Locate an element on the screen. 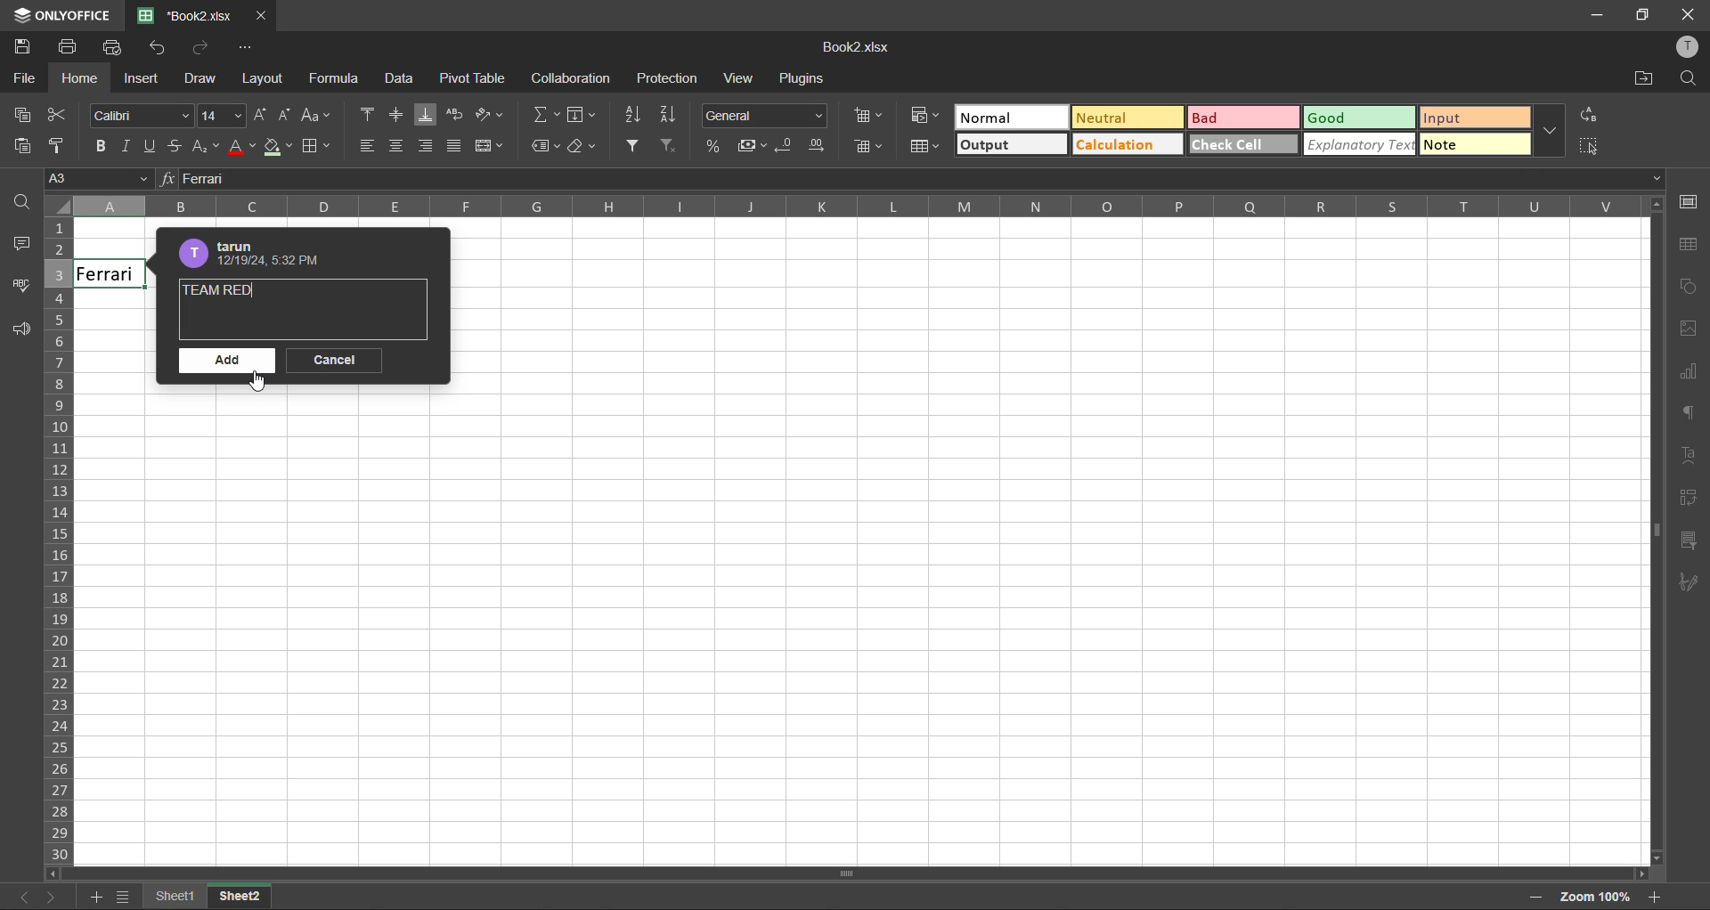  comments is located at coordinates (27, 249).